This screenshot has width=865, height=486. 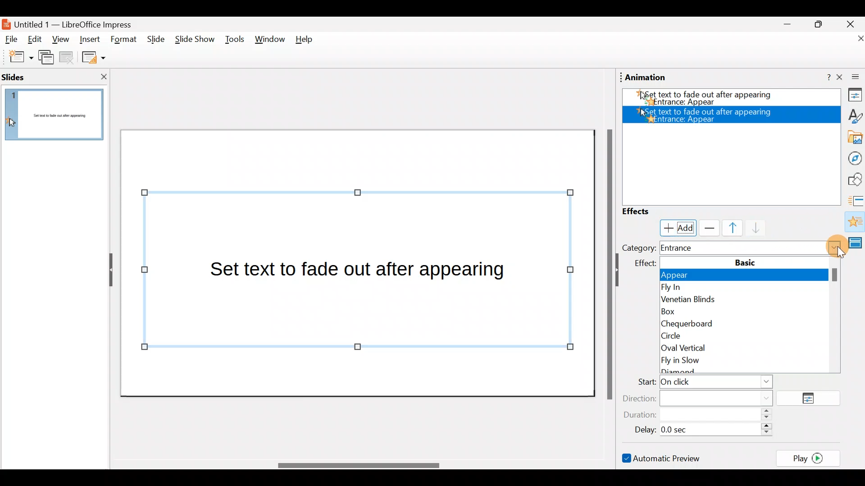 I want to click on Scroll bar, so click(x=608, y=264).